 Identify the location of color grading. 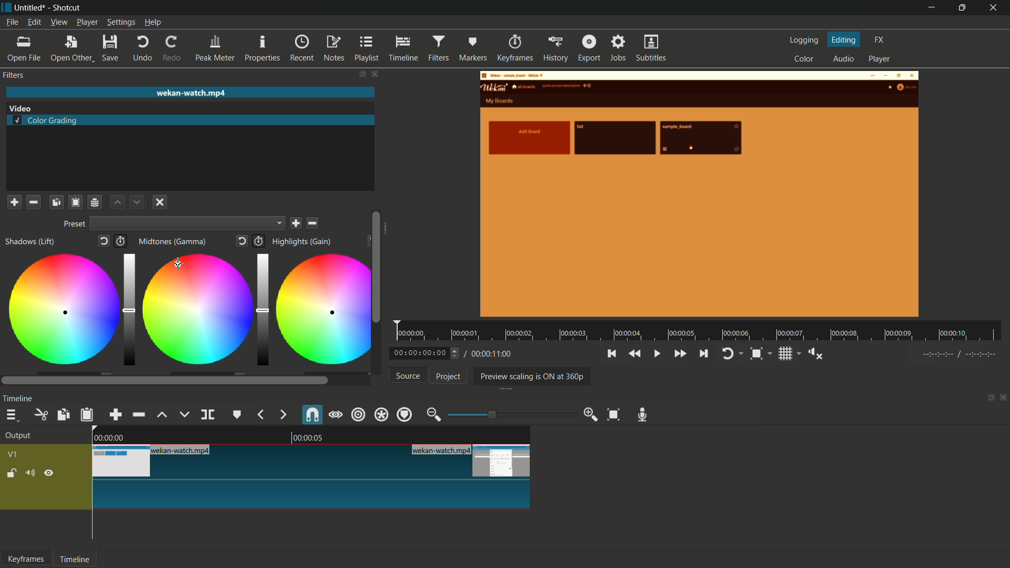
(47, 121).